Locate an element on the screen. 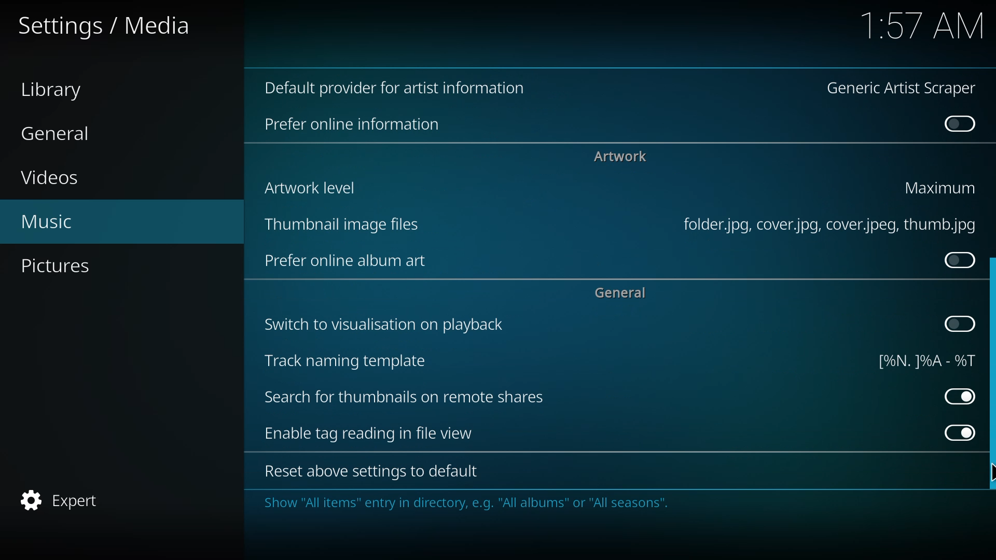 Image resolution: width=996 pixels, height=560 pixels. online is located at coordinates (353, 124).